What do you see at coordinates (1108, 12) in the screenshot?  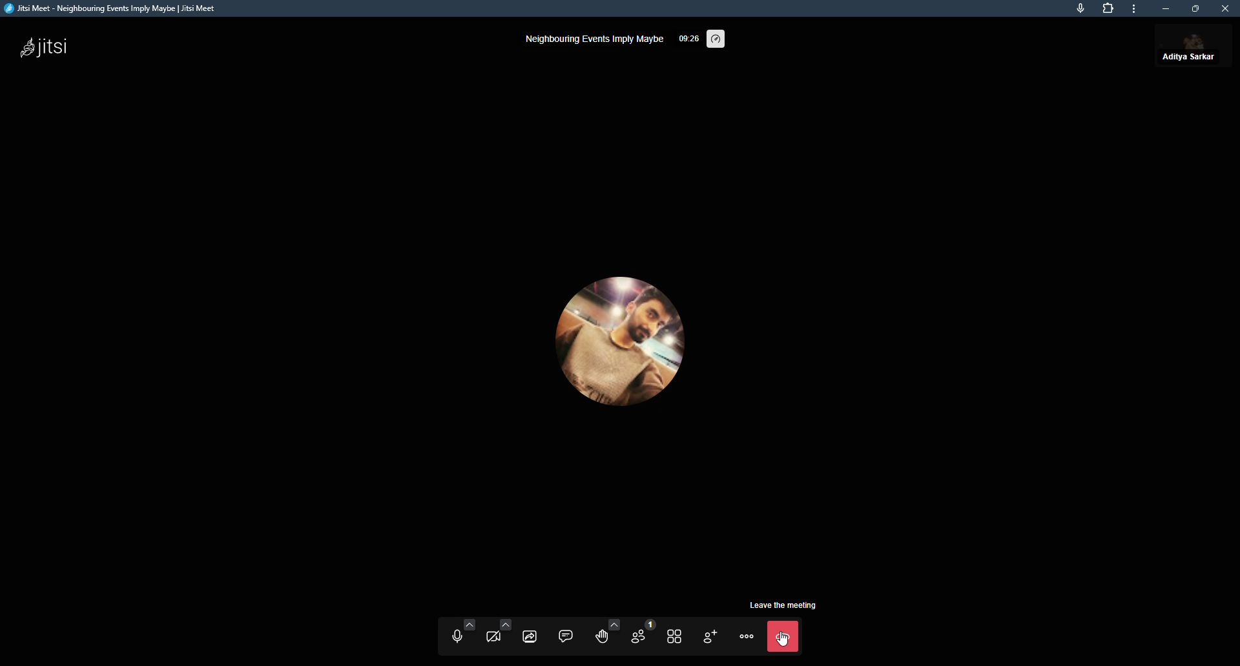 I see `extension` at bounding box center [1108, 12].